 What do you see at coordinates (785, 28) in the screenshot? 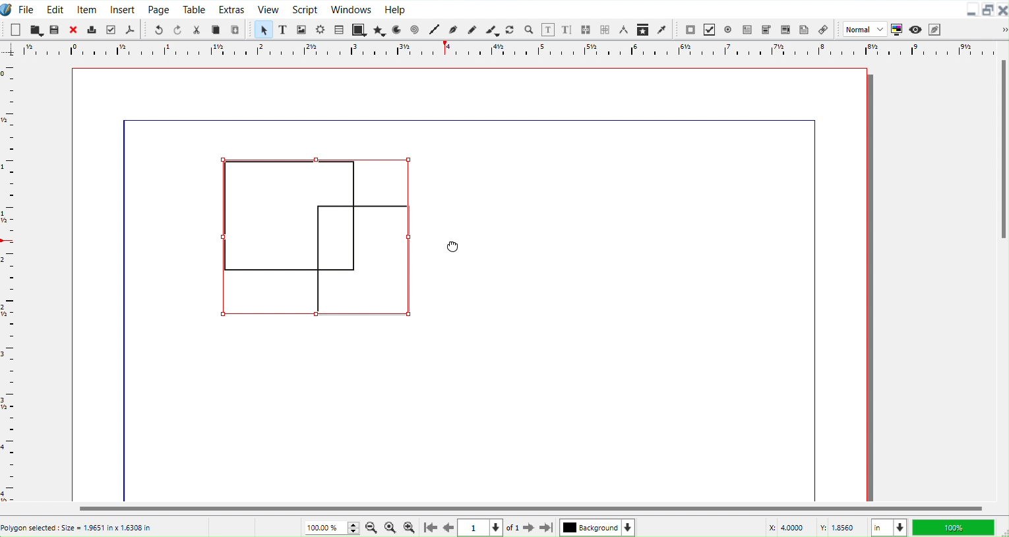
I see `PDF List Box` at bounding box center [785, 28].